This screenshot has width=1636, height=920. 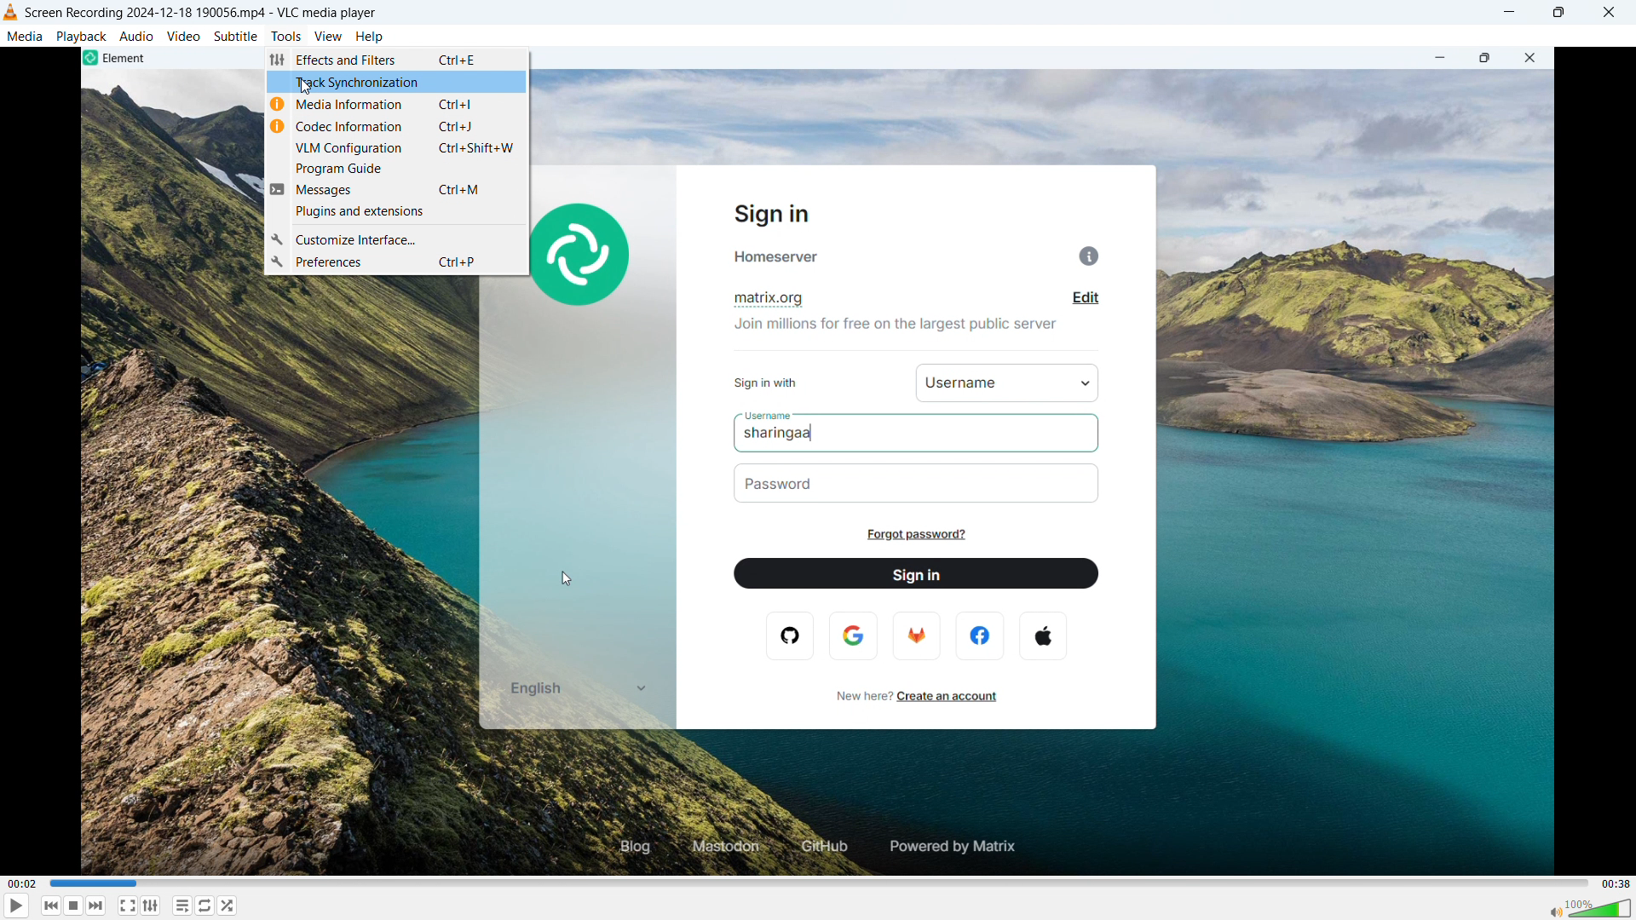 What do you see at coordinates (132, 59) in the screenshot?
I see `element` at bounding box center [132, 59].